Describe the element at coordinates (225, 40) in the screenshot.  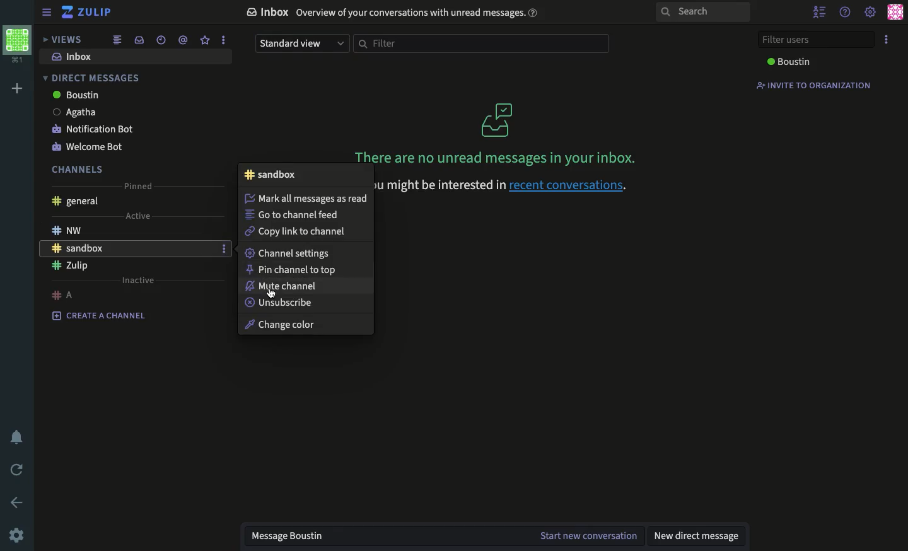
I see `options` at that location.